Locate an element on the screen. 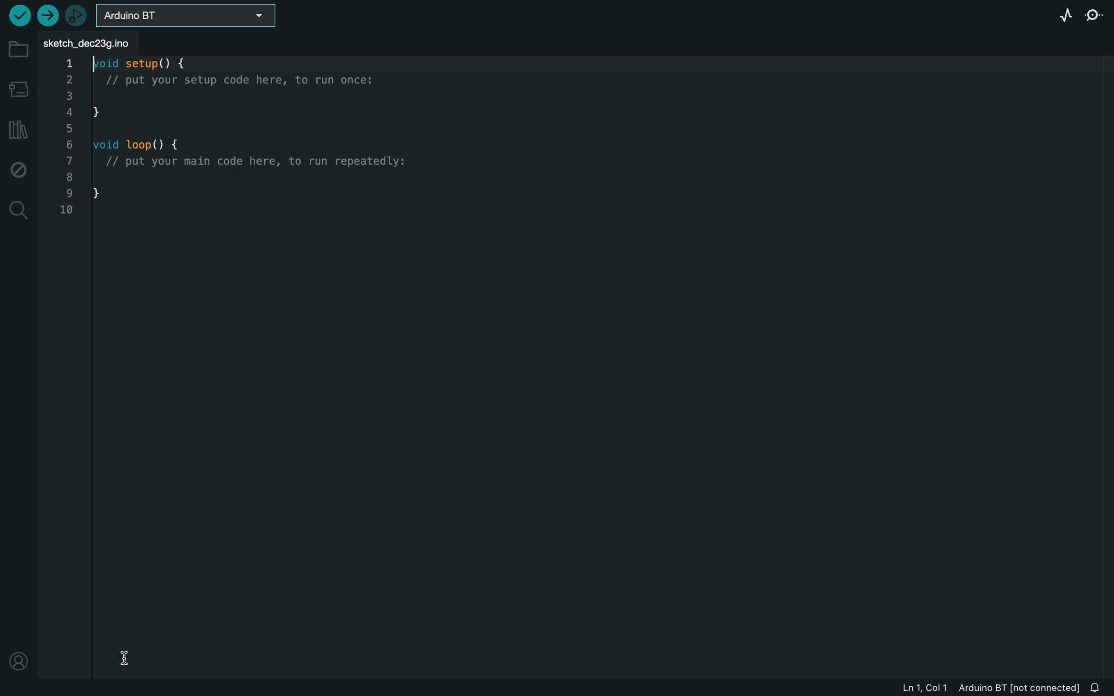  upload is located at coordinates (49, 15).